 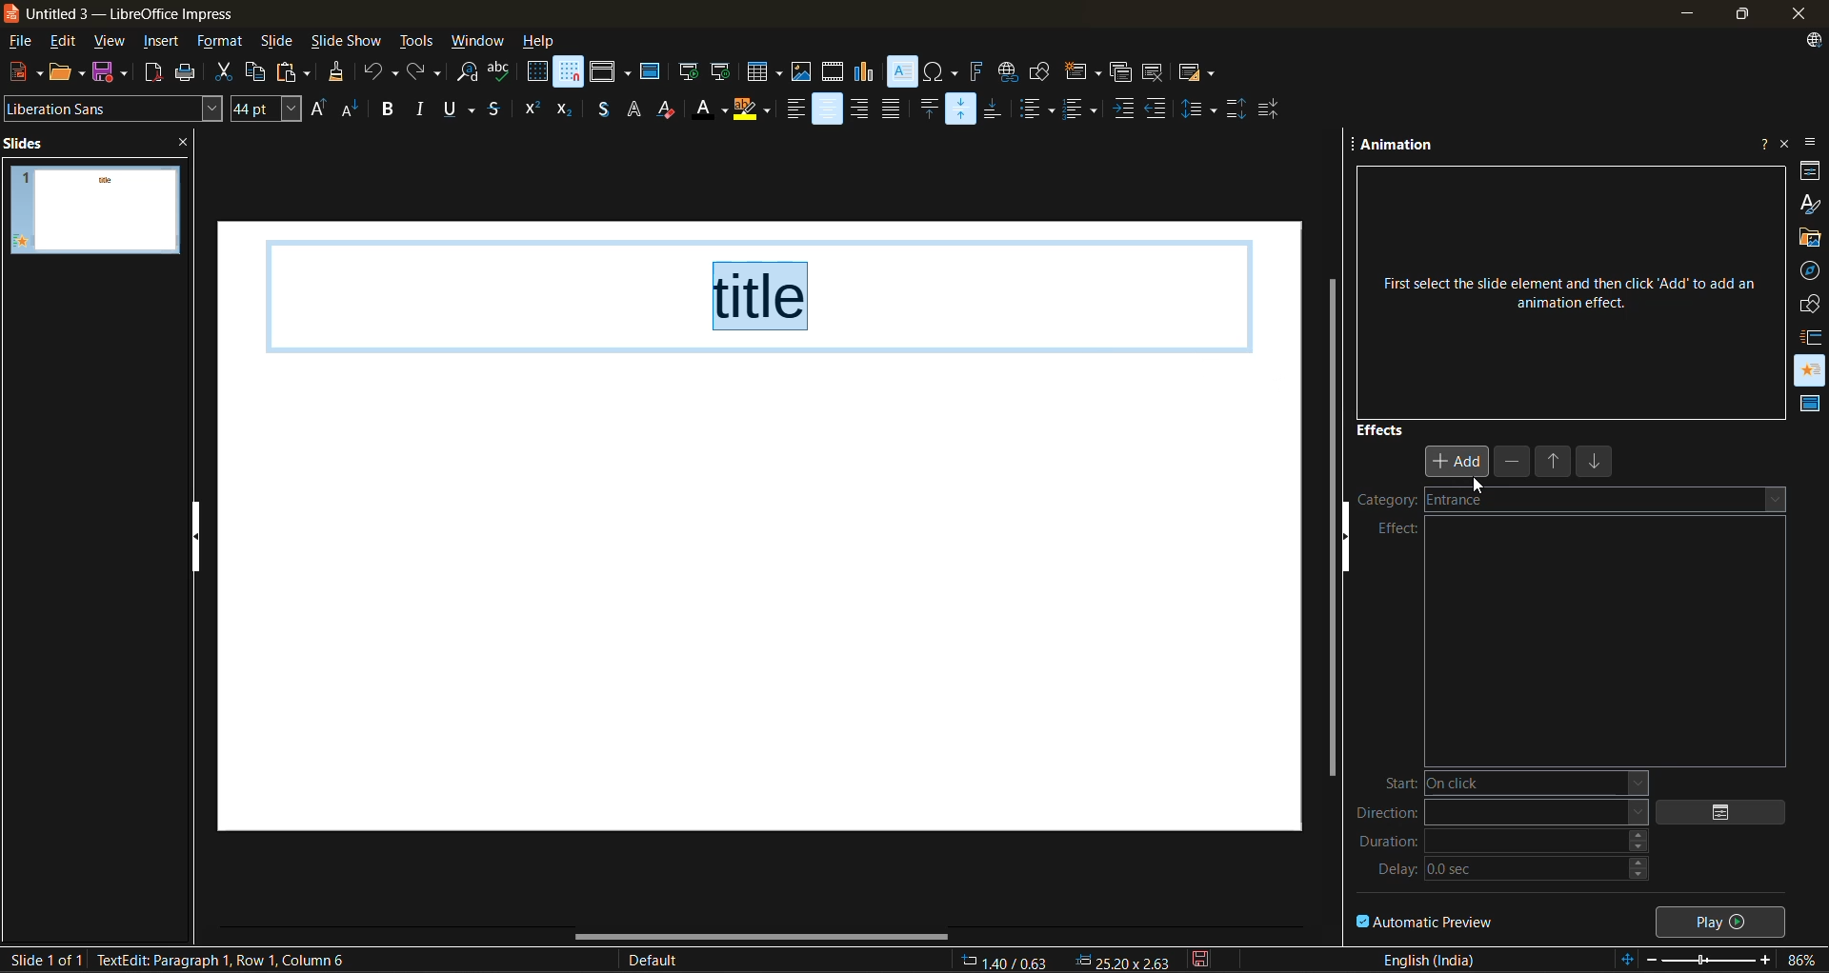 I want to click on edit, so click(x=67, y=41).